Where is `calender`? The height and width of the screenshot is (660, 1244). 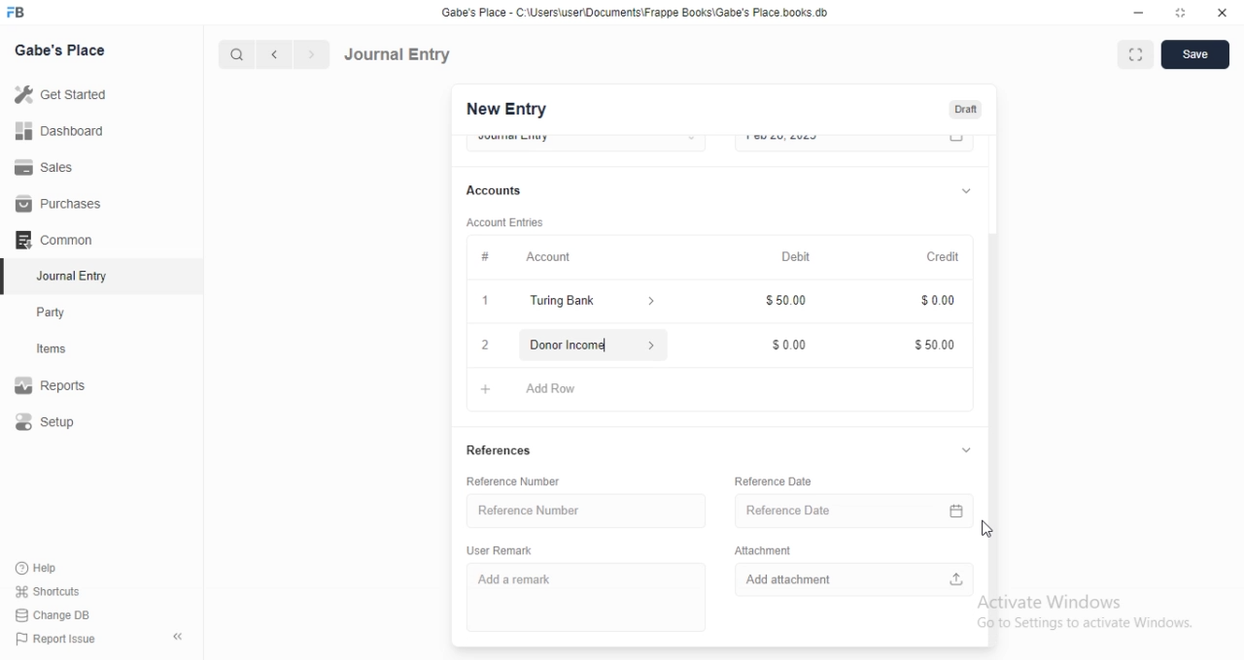
calender is located at coordinates (957, 143).